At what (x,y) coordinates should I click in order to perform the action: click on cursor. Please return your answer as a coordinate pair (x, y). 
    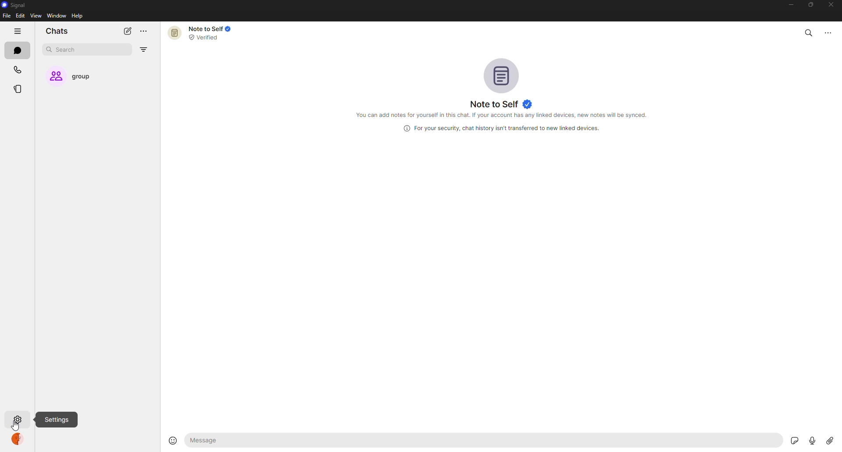
    Looking at the image, I should click on (15, 427).